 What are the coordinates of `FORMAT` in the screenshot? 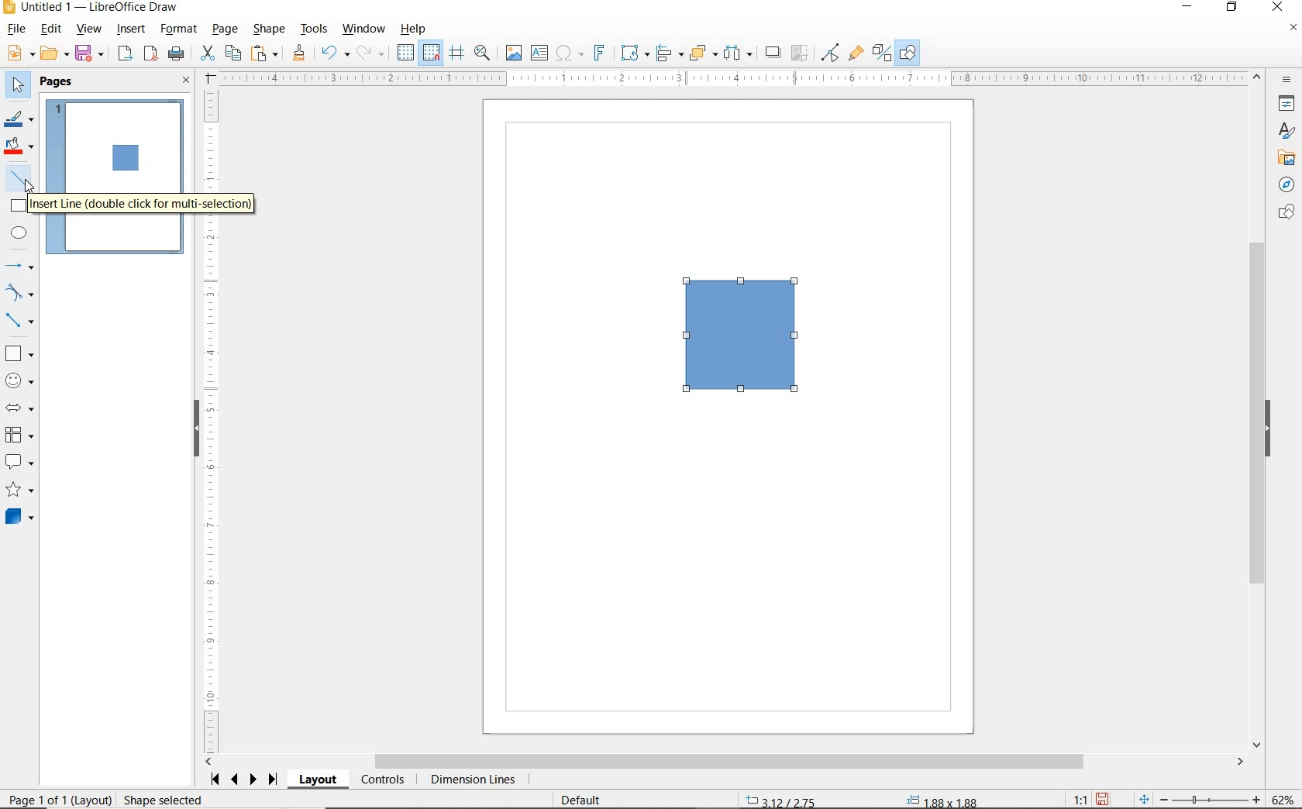 It's located at (179, 30).